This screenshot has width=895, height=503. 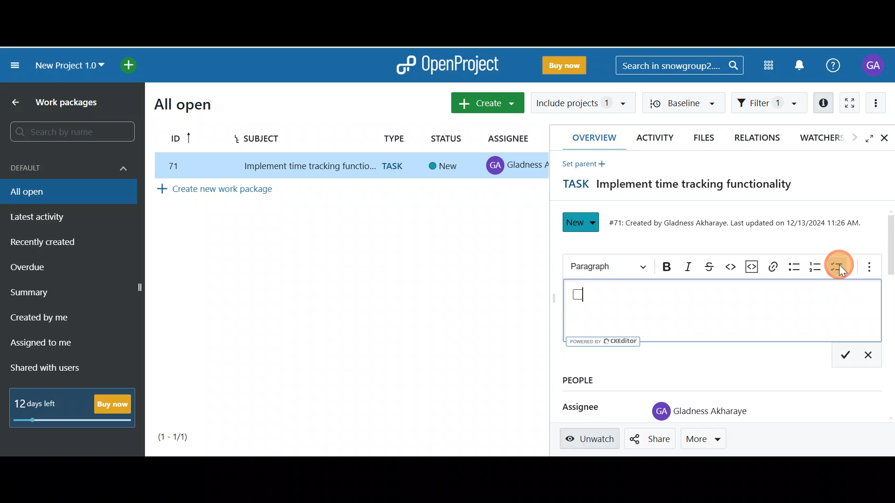 I want to click on Bold, so click(x=664, y=268).